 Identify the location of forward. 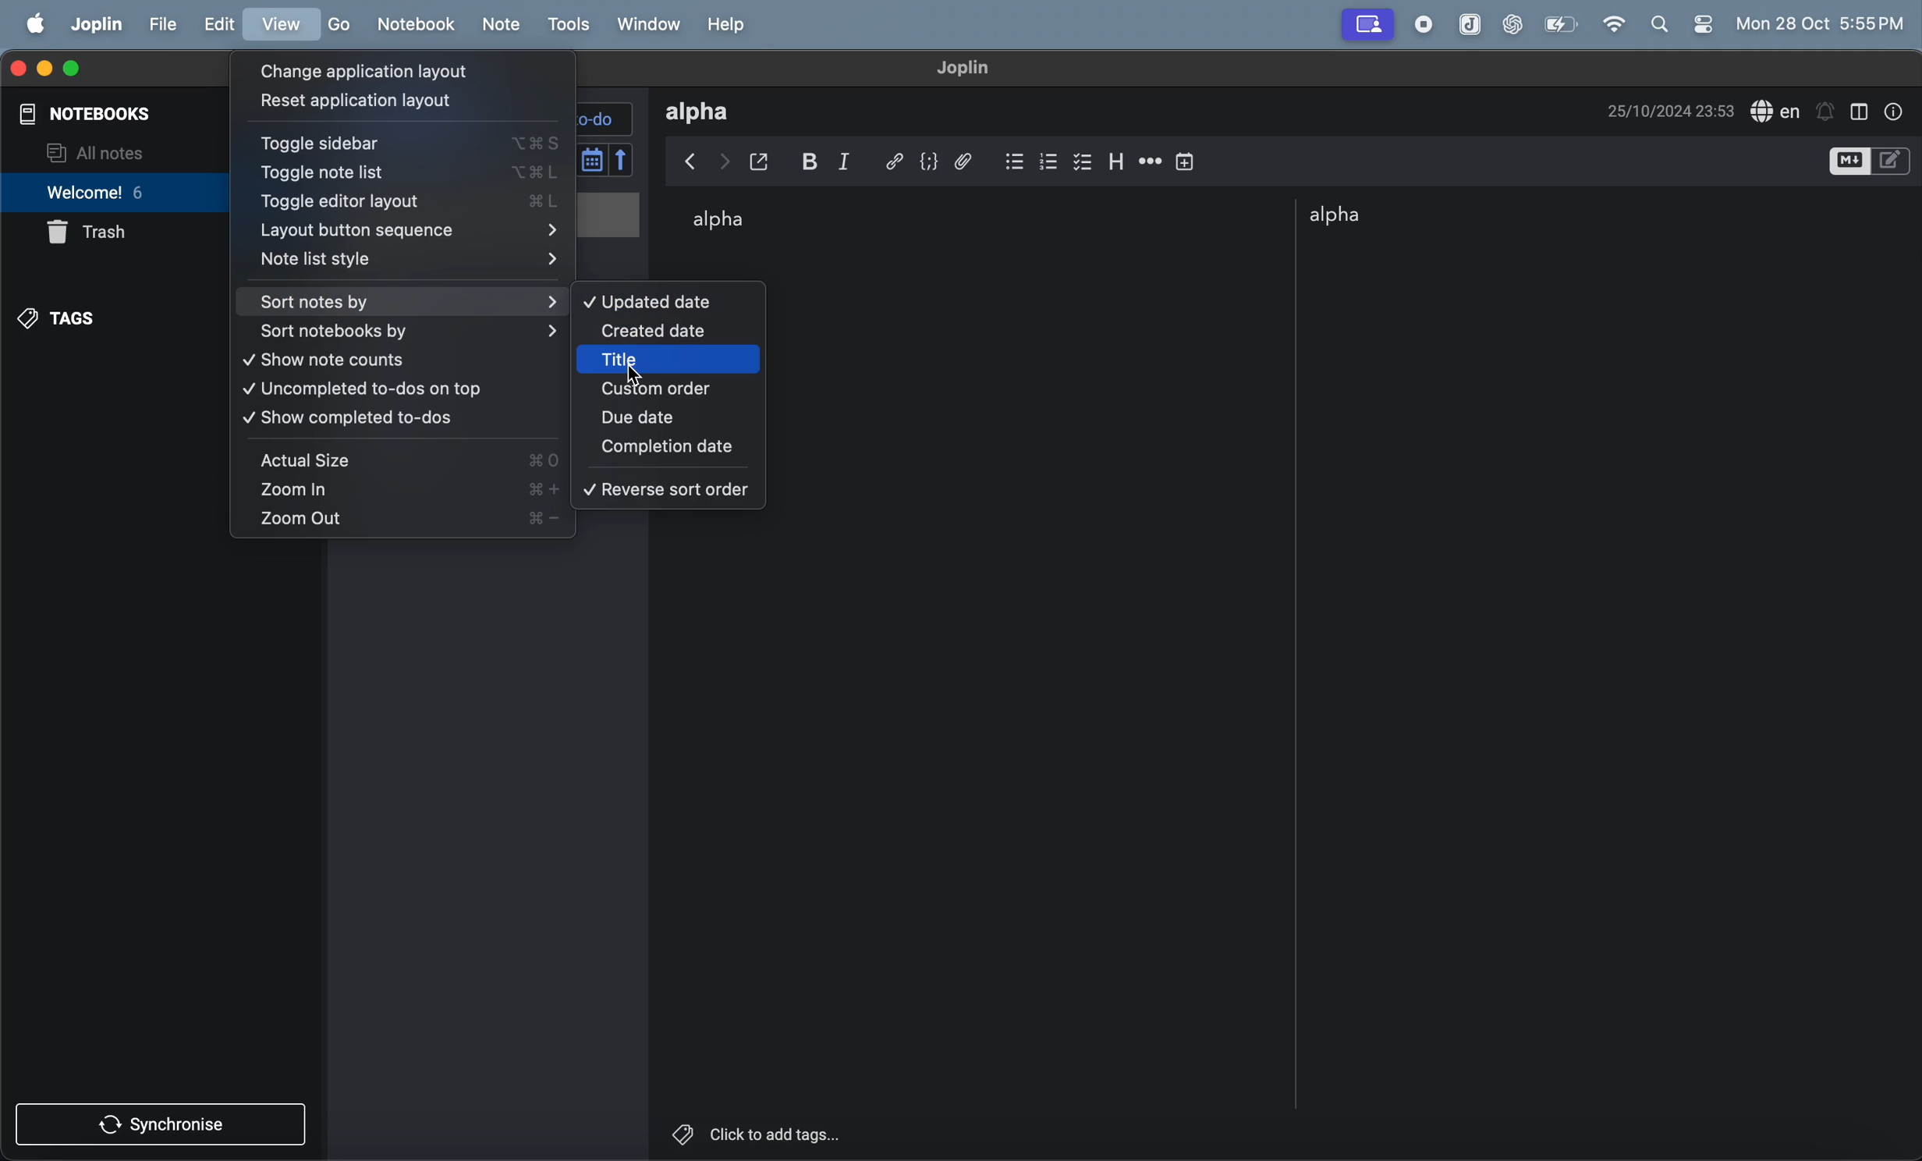
(725, 158).